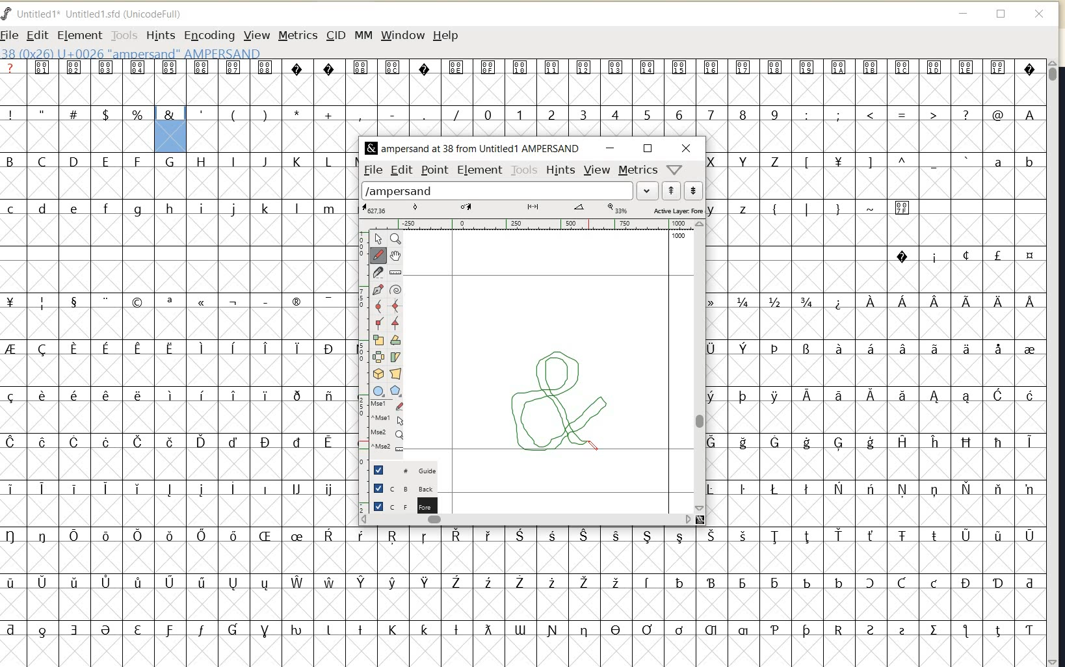  Describe the element at coordinates (696, 590) in the screenshot. I see `glyph characters` at that location.